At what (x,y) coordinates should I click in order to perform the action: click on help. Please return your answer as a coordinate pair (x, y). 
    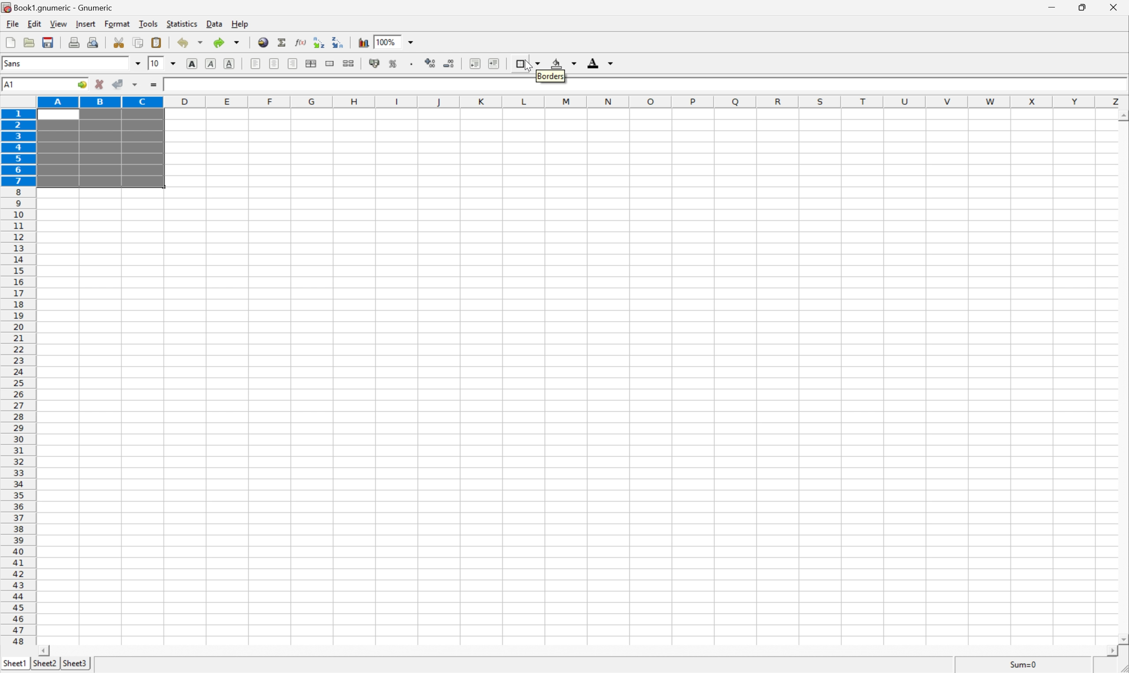
    Looking at the image, I should click on (239, 23).